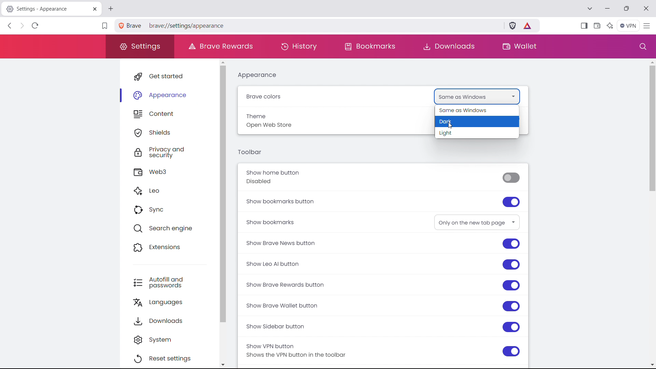 Image resolution: width=656 pixels, height=369 pixels. Describe the element at coordinates (174, 113) in the screenshot. I see `content` at that location.